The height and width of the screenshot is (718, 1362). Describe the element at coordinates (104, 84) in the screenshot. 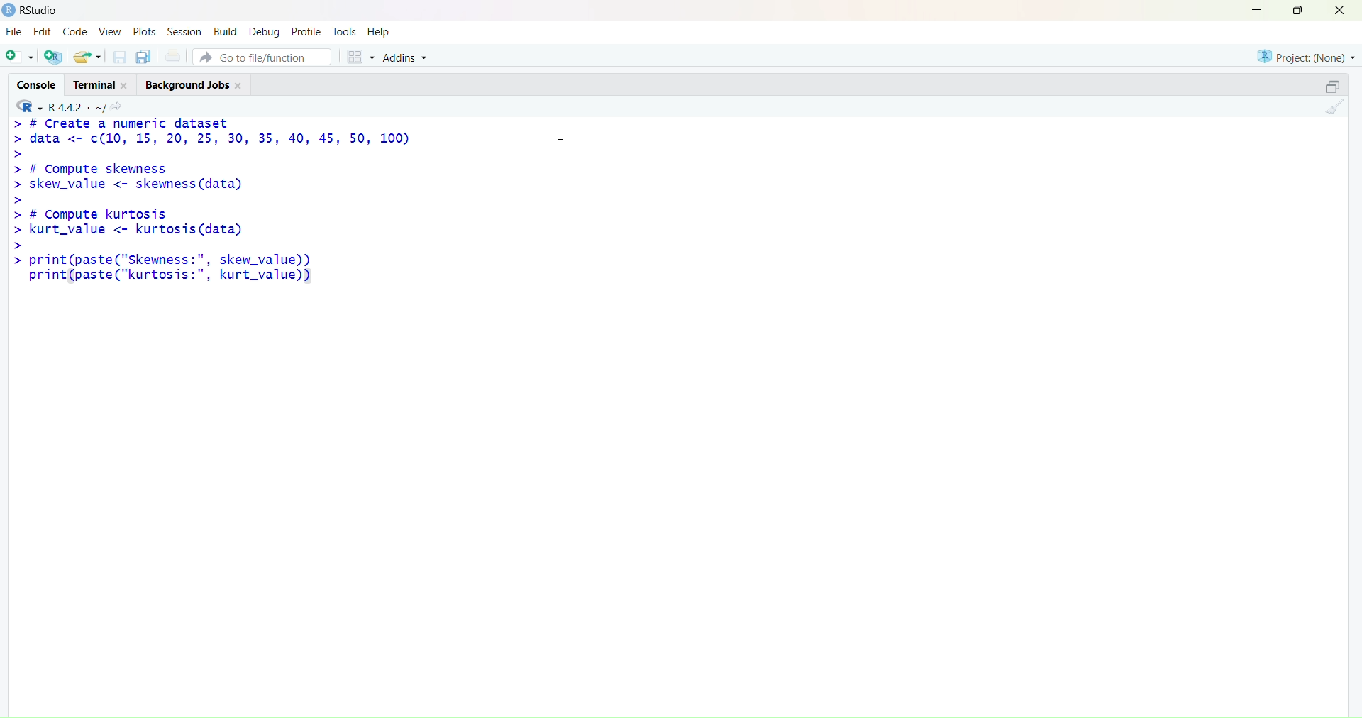

I see `Terminal` at that location.